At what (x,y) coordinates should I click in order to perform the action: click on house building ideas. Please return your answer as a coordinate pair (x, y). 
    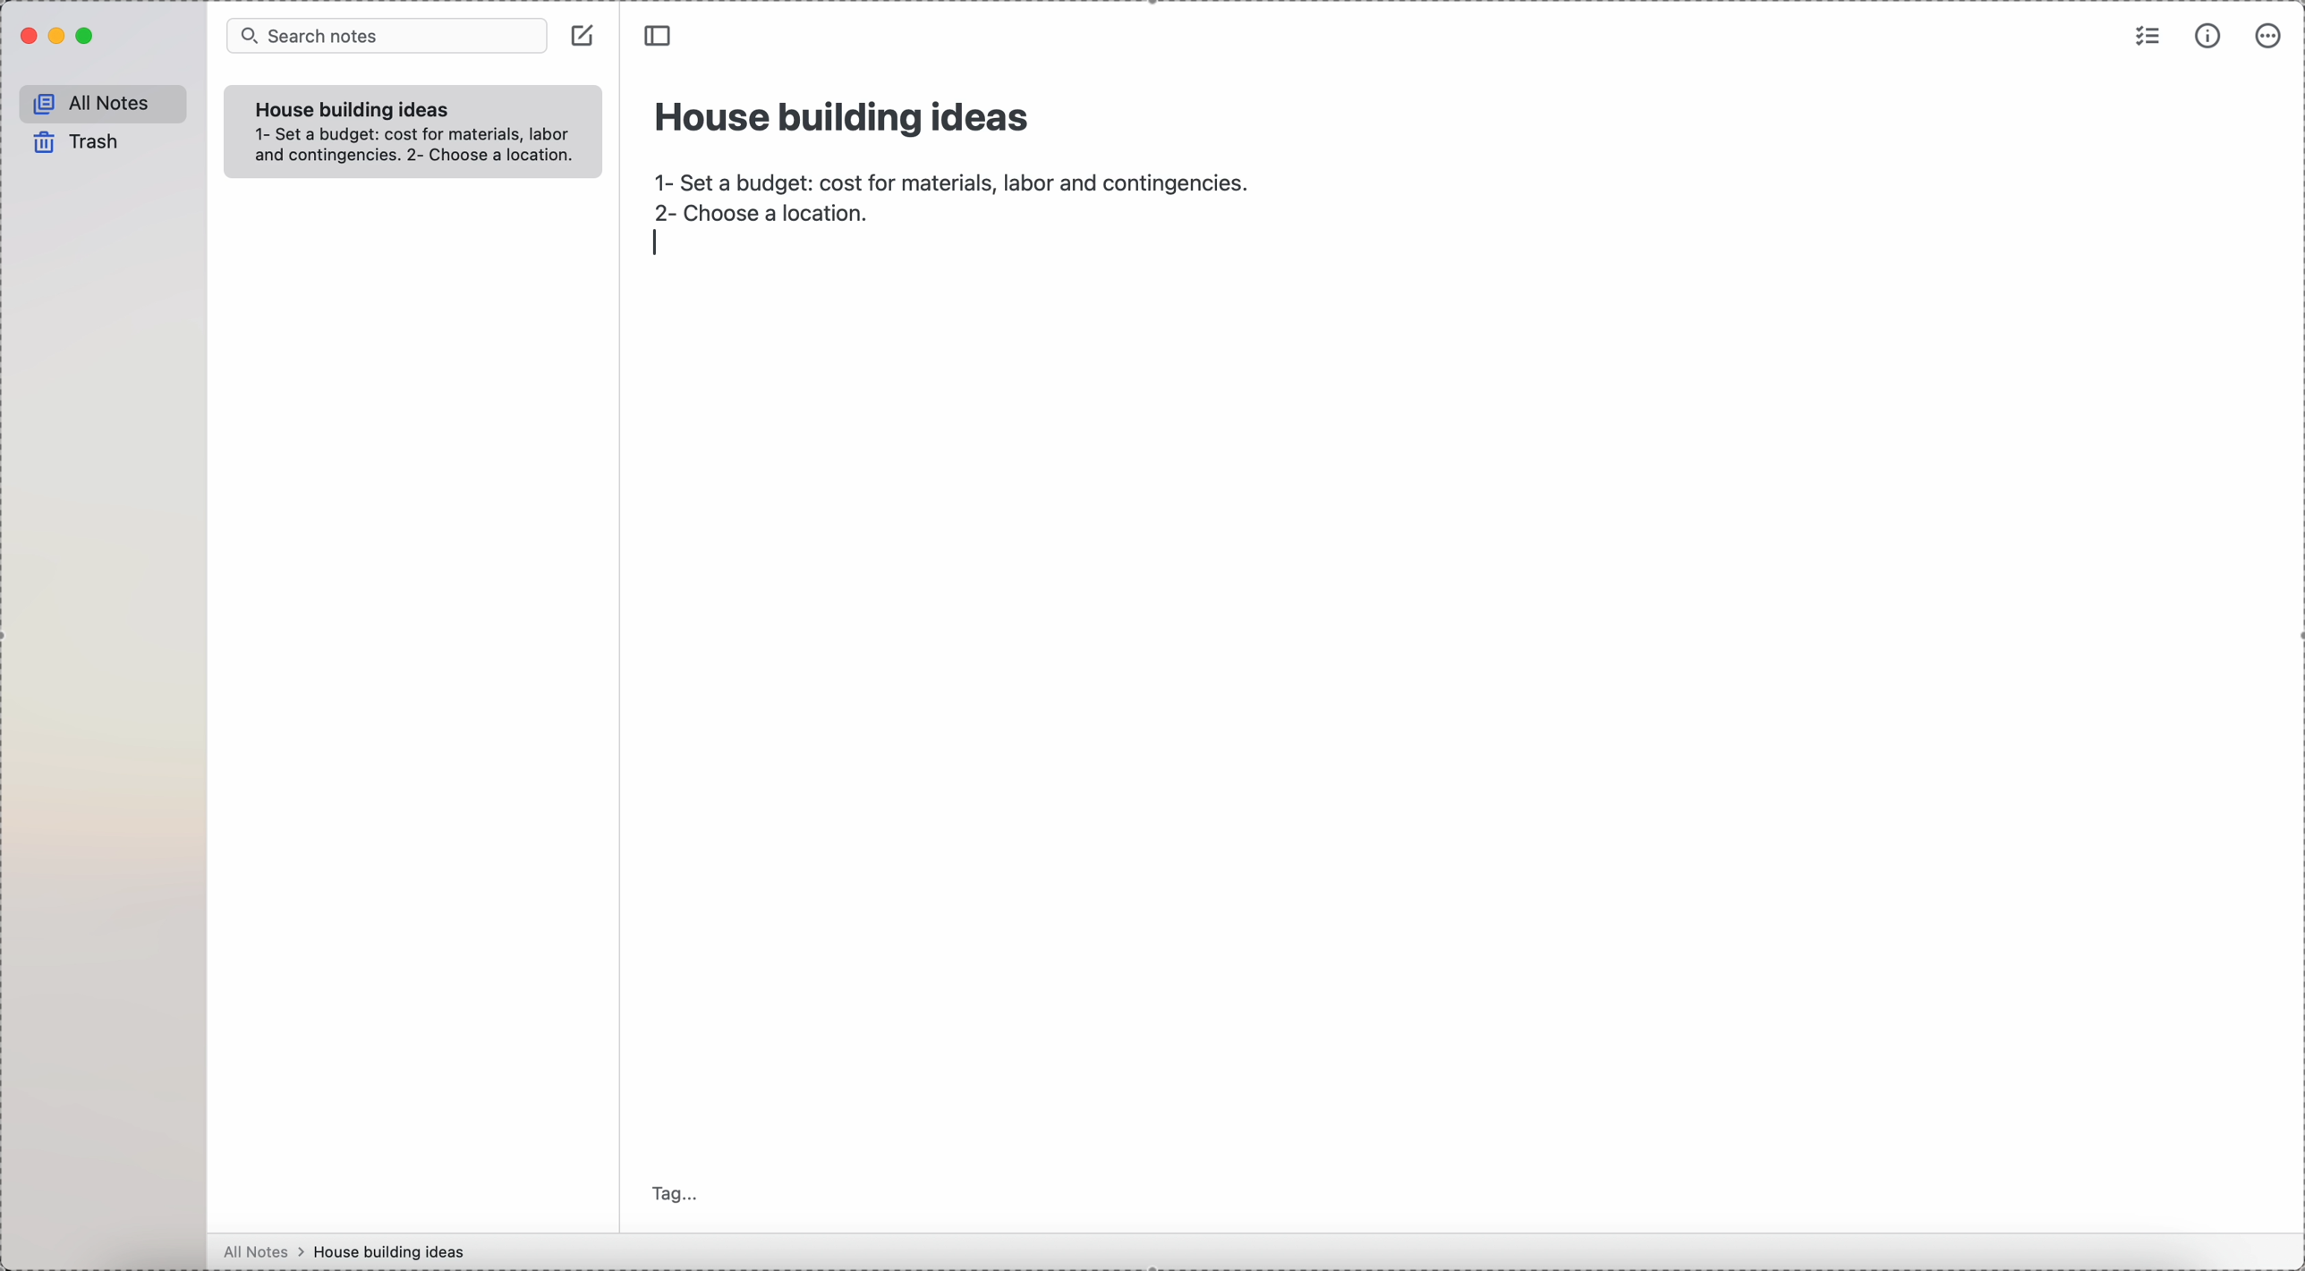
    Looking at the image, I should click on (356, 109).